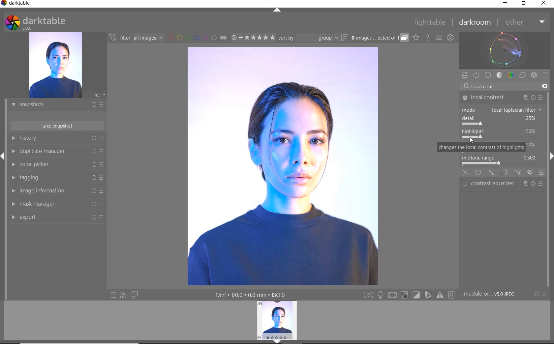  What do you see at coordinates (134, 295) in the screenshot?
I see `DISPLAY A SECOND DARKROOM IMAGE WINDOW` at bounding box center [134, 295].